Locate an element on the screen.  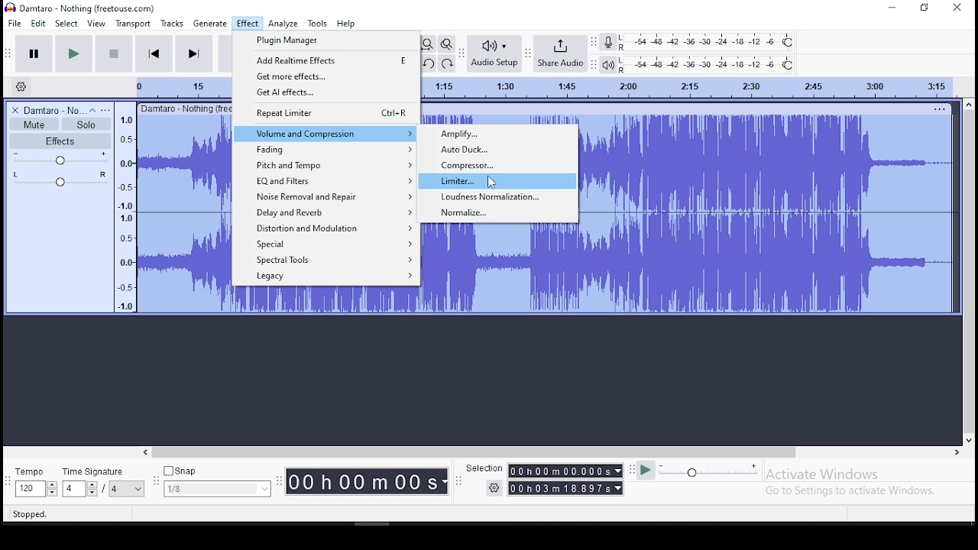
analyze is located at coordinates (283, 24).